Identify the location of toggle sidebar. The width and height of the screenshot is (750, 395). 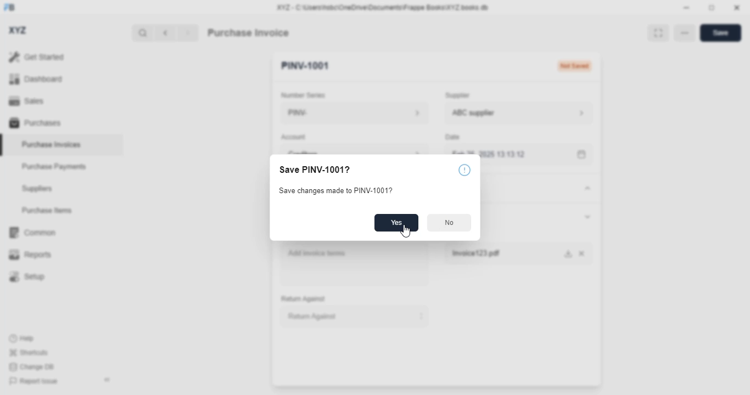
(109, 380).